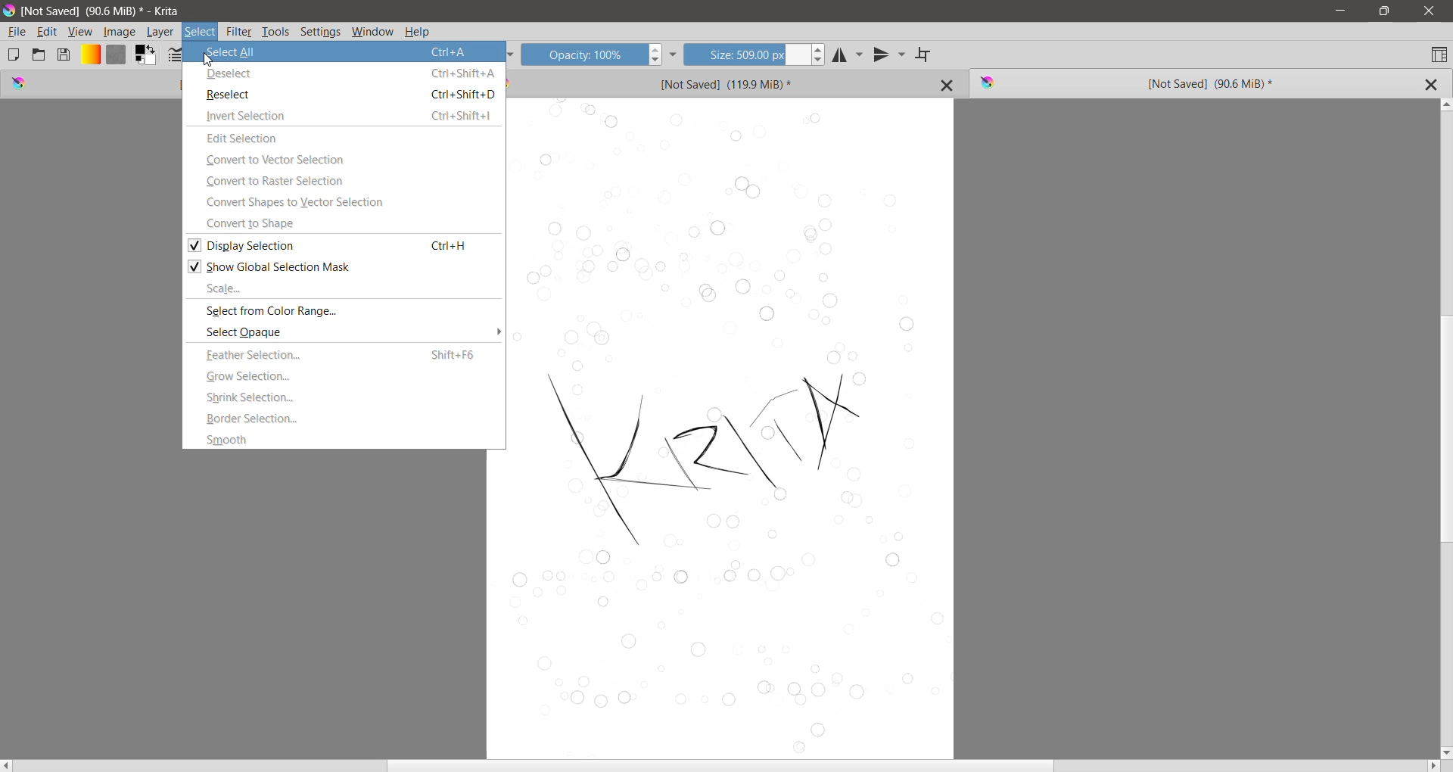  I want to click on Close Tab, so click(1430, 85).